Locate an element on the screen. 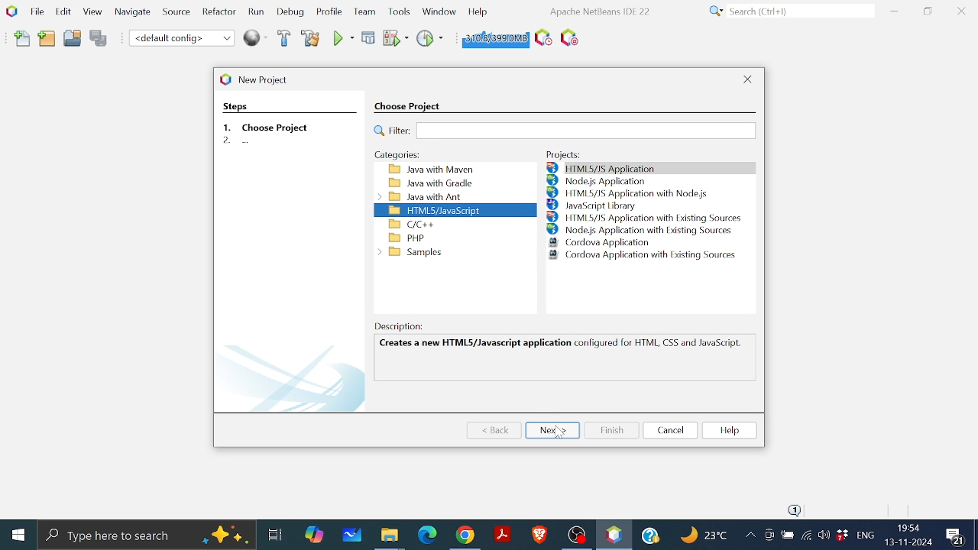 The height and width of the screenshot is (550, 978). Save all is located at coordinates (99, 39).